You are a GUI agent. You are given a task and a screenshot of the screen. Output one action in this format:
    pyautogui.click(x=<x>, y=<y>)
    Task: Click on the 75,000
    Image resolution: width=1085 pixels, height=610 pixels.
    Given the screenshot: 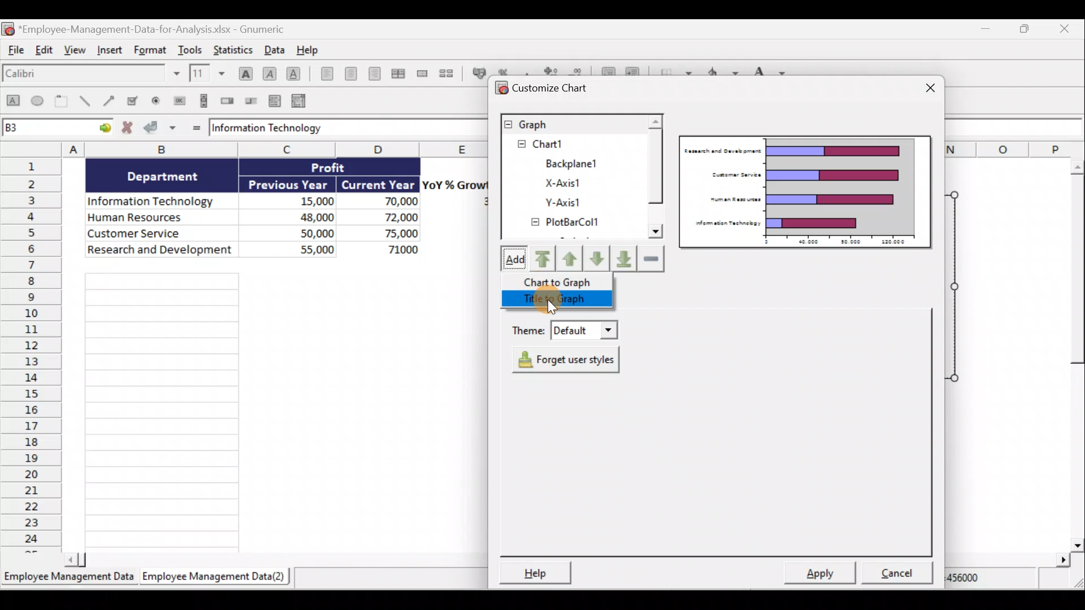 What is the action you would take?
    pyautogui.click(x=391, y=234)
    